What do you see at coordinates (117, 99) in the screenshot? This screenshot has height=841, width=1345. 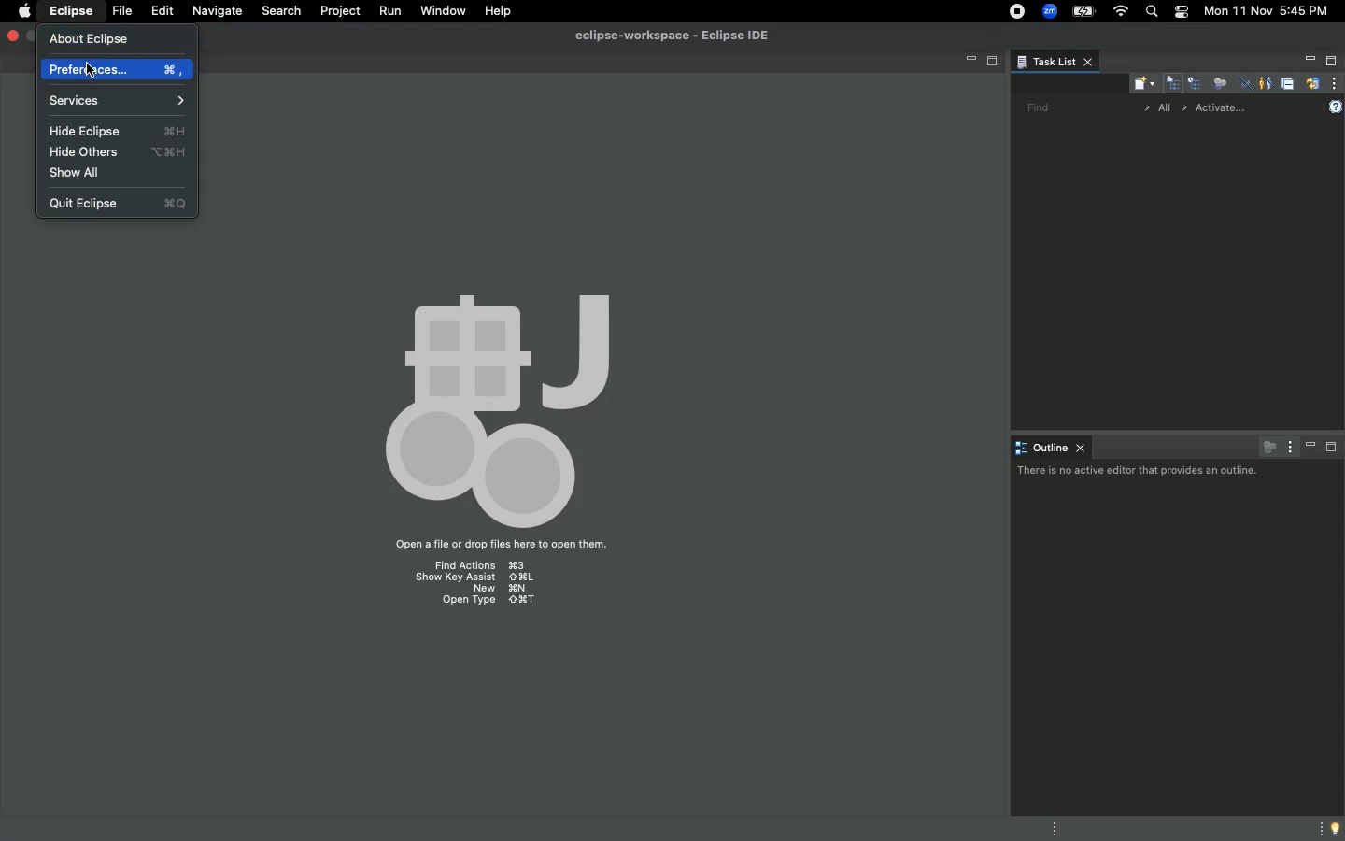 I see `Services` at bounding box center [117, 99].